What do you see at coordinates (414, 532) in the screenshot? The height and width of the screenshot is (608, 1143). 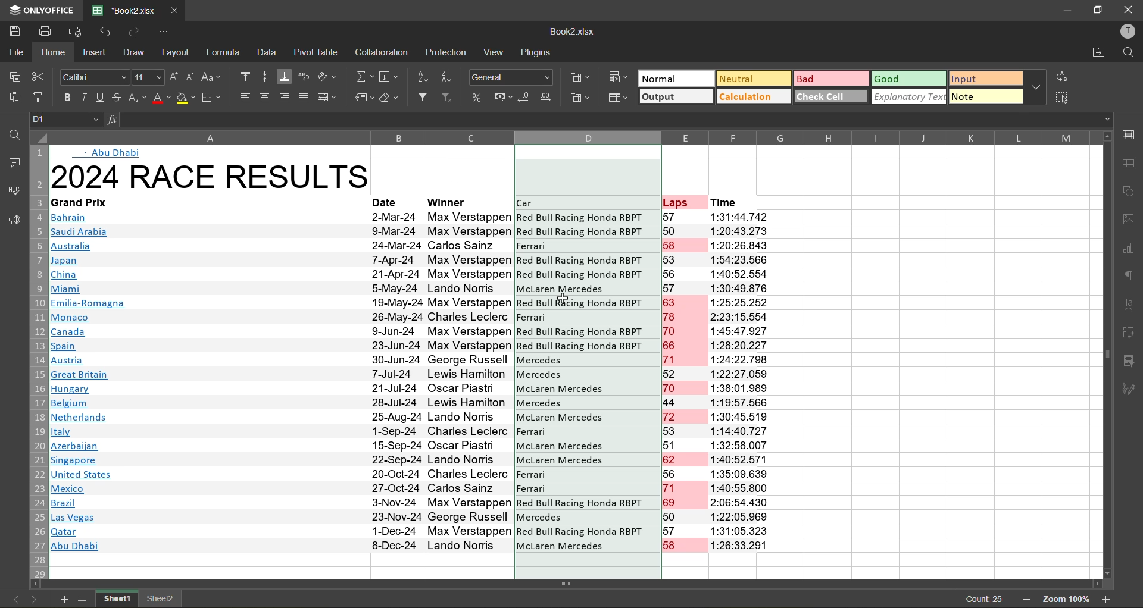 I see `|Qatar 1-Dec-24 Max Verstappen Red Bull Racing Honda RBr 1 of 1:31:00.323` at bounding box center [414, 532].